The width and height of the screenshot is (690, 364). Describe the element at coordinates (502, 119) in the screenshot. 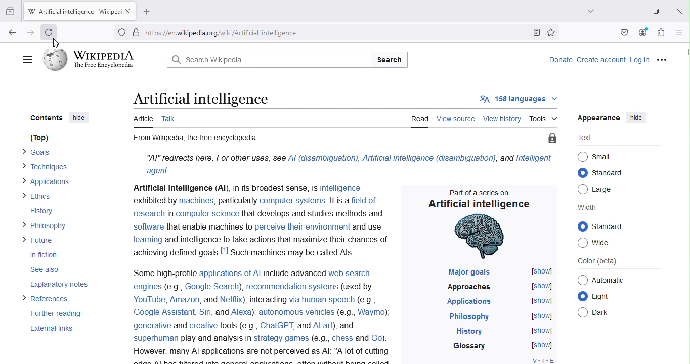

I see `View history` at that location.